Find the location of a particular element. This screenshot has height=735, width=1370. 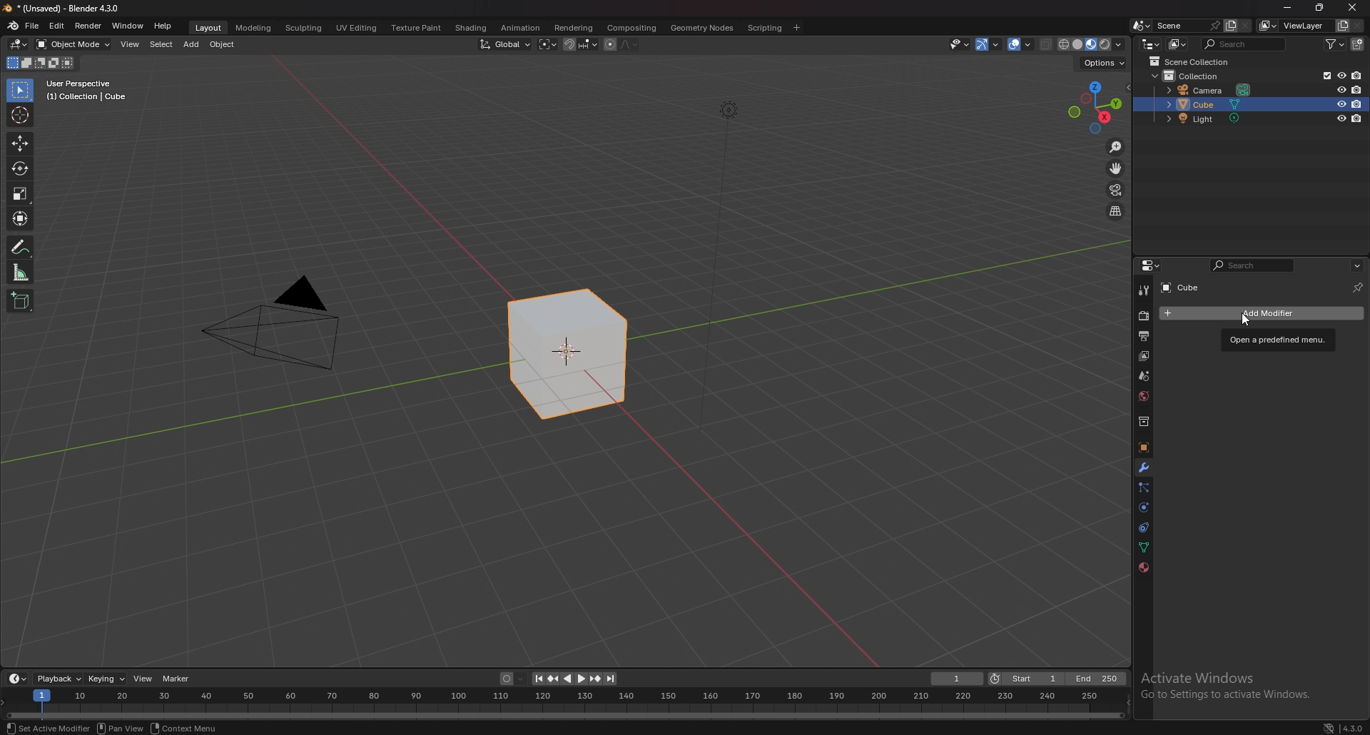

view is located at coordinates (131, 44).